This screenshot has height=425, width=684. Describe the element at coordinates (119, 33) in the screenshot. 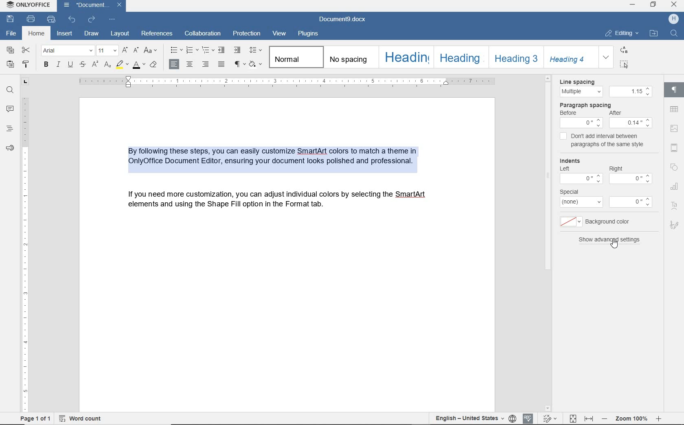

I see `layout` at that location.